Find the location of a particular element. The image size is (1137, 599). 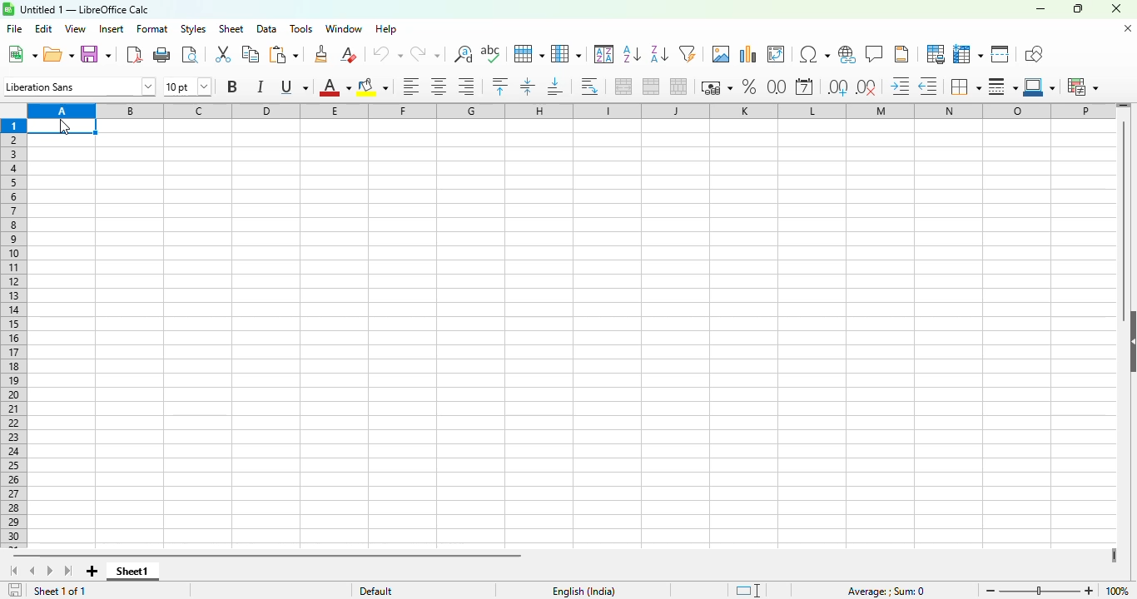

headers and footers is located at coordinates (901, 54).